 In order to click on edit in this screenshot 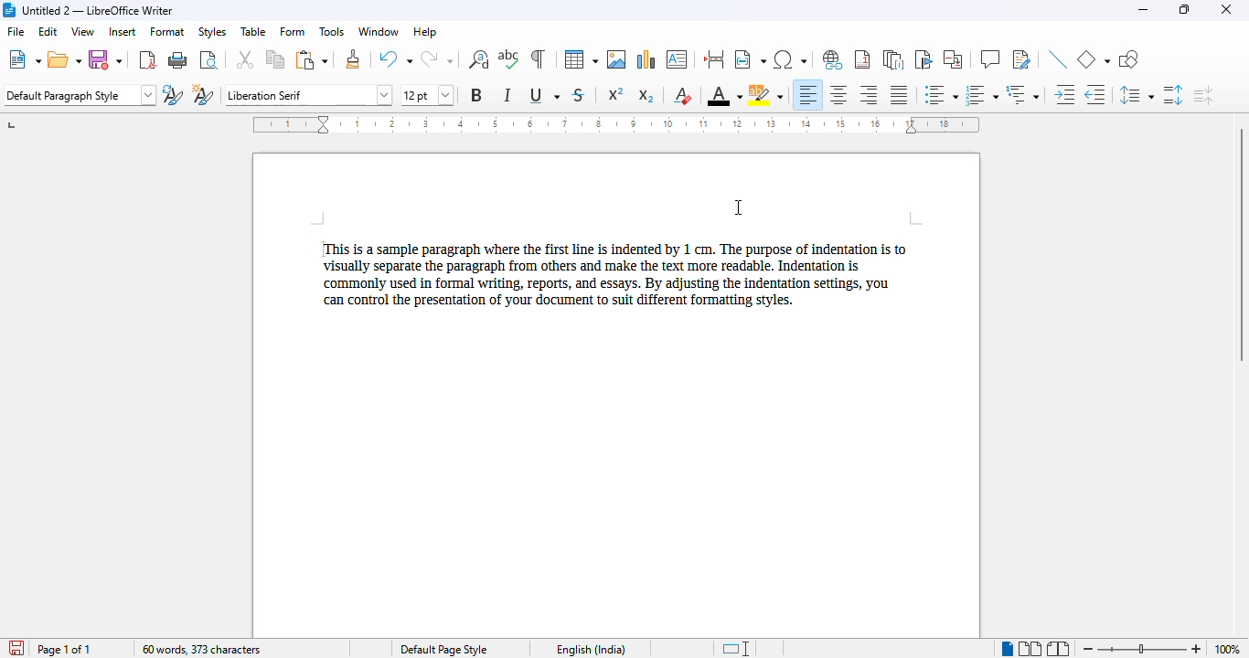, I will do `click(48, 31)`.